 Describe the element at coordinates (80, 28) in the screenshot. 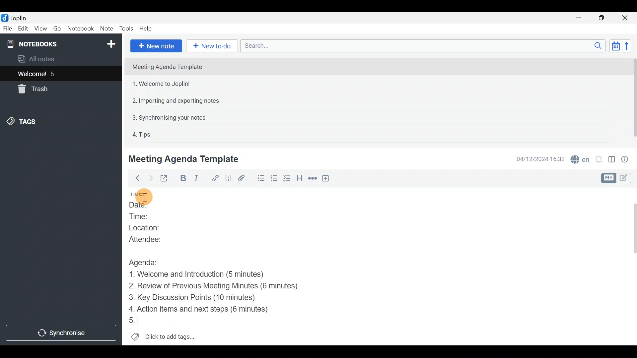

I see `Notebook` at that location.